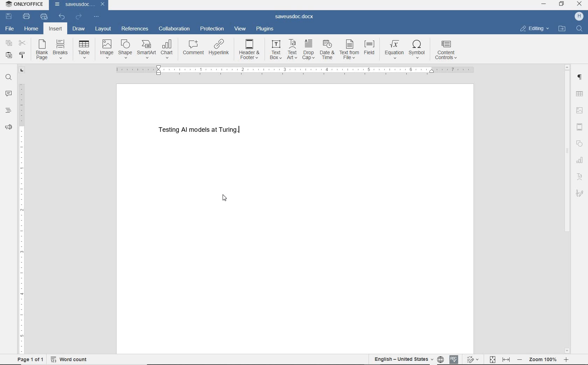 This screenshot has height=365, width=588. I want to click on hyperlink, so click(219, 49).